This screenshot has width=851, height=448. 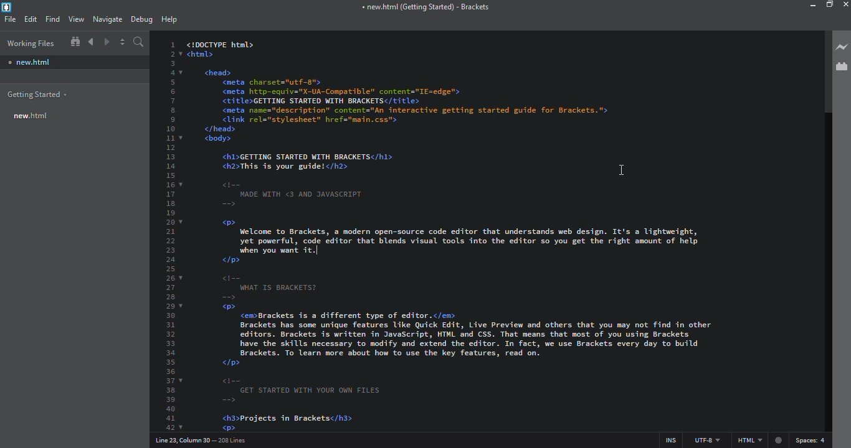 I want to click on show in file tree, so click(x=75, y=42).